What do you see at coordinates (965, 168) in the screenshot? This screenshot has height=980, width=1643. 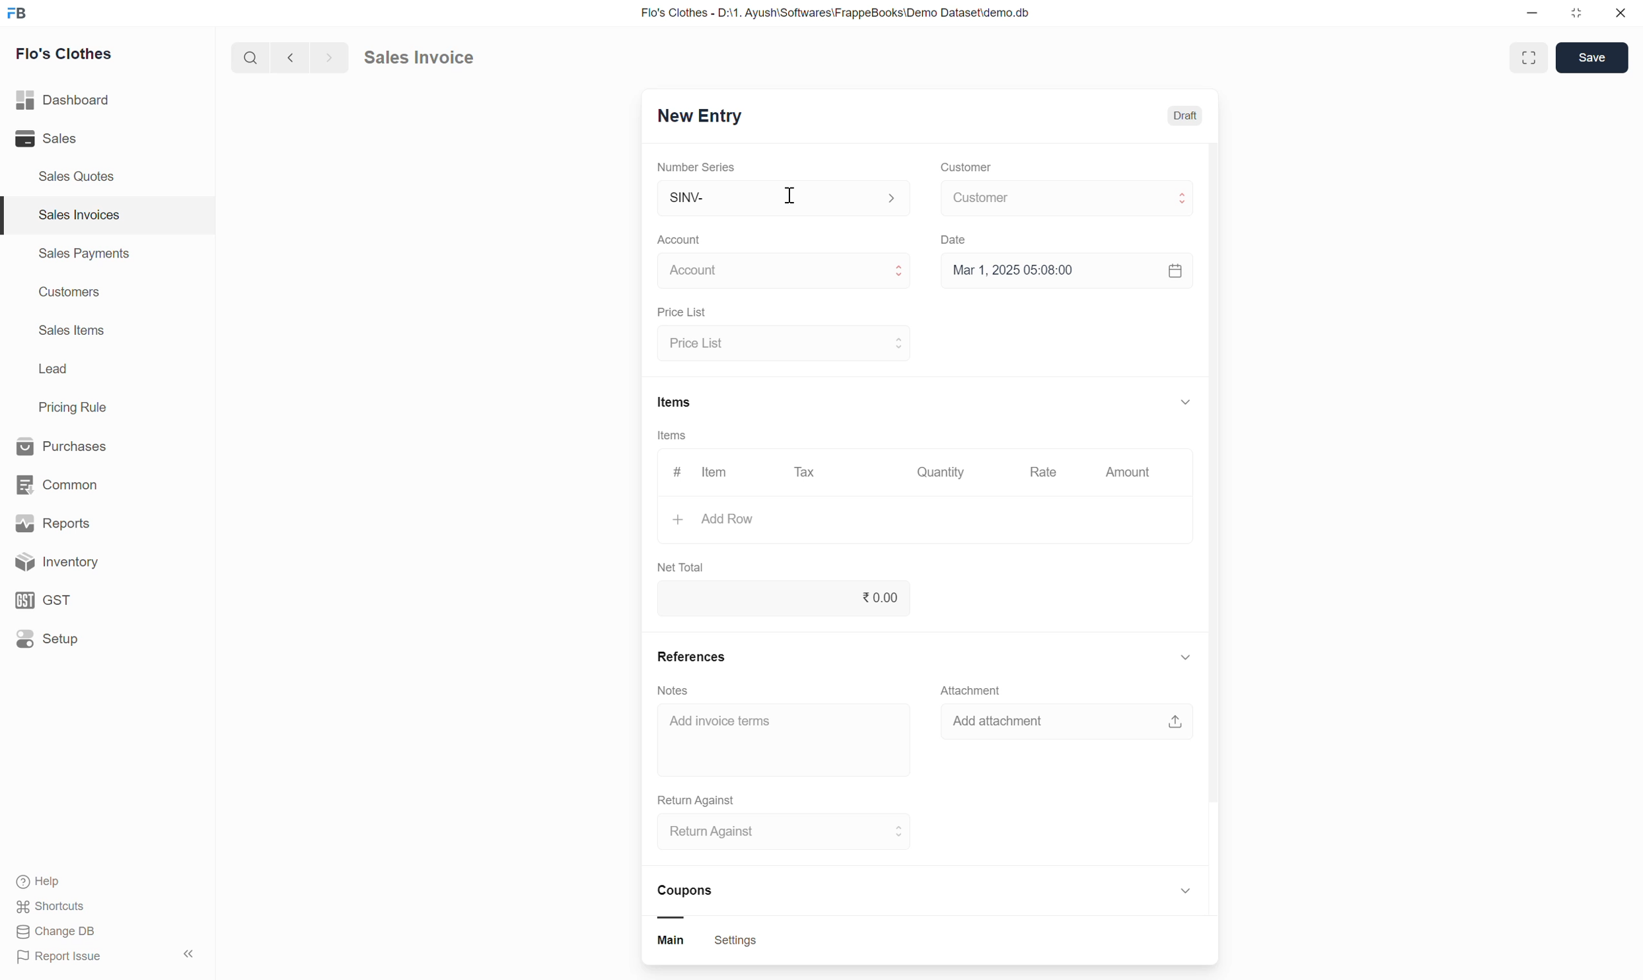 I see `Customer` at bounding box center [965, 168].